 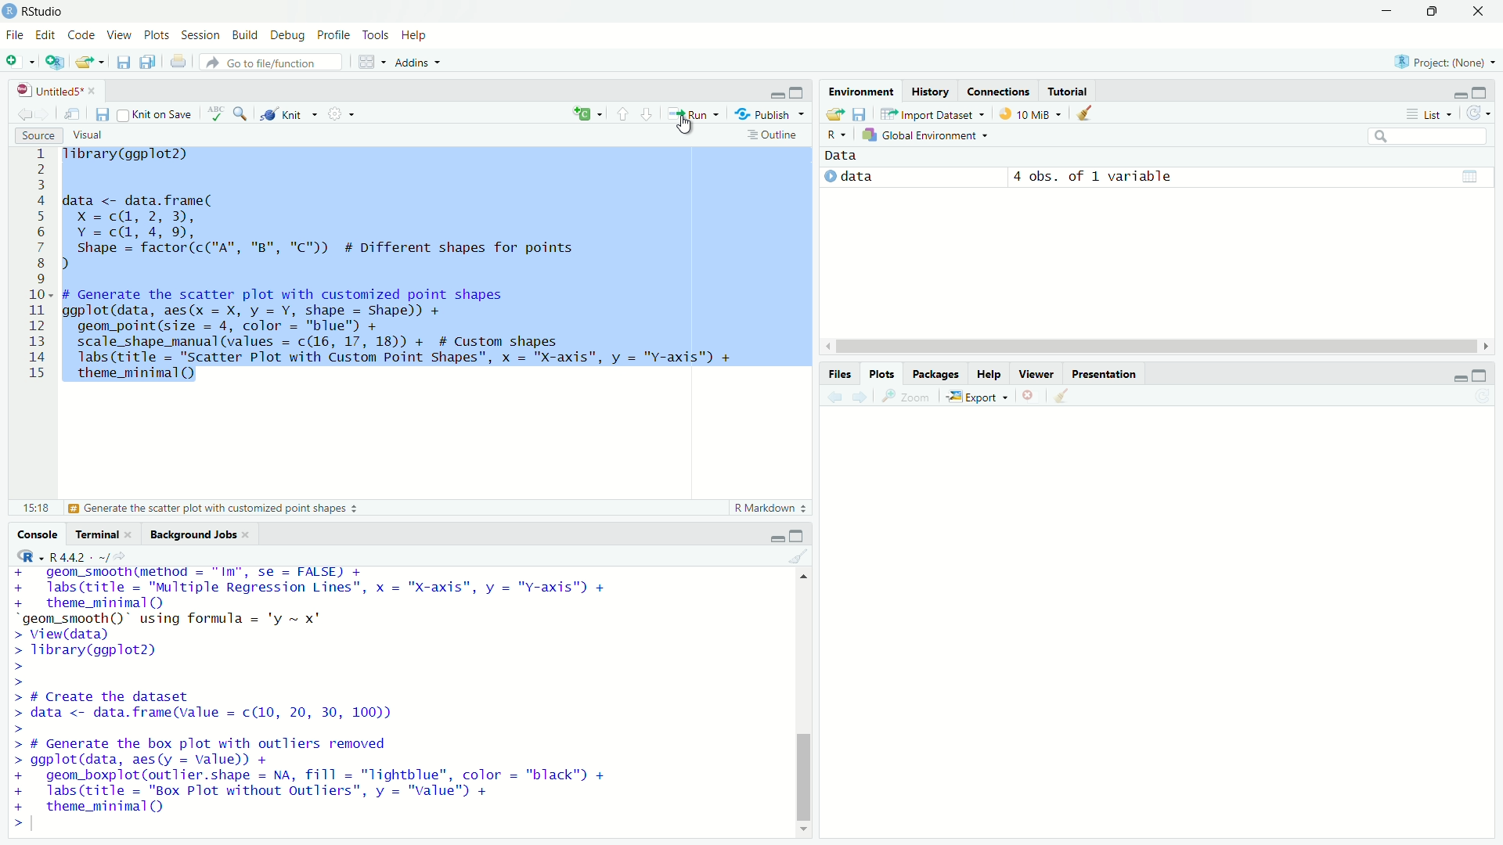 What do you see at coordinates (623, 113) in the screenshot?
I see `Go to previous section/chunk` at bounding box center [623, 113].